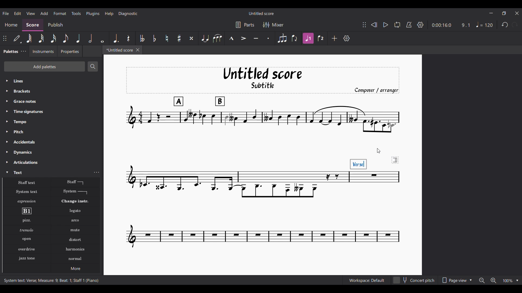 The image size is (522, 293). I want to click on Tempo, so click(52, 122).